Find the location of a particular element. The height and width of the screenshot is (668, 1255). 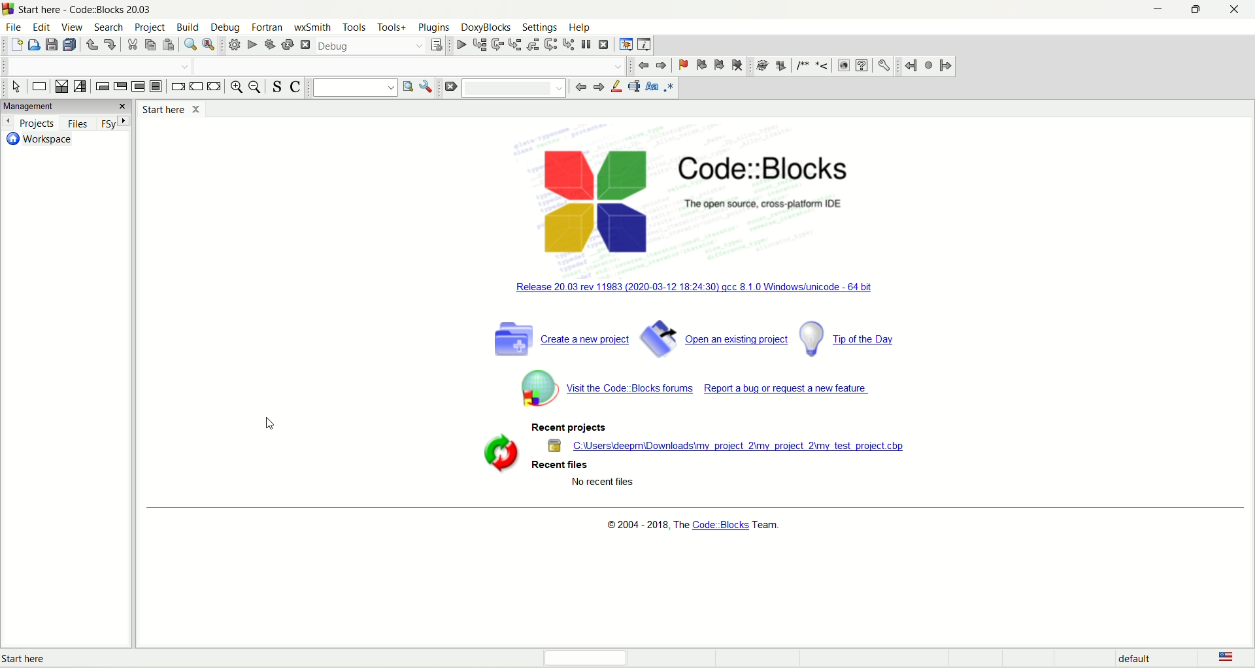

decision is located at coordinates (63, 86).